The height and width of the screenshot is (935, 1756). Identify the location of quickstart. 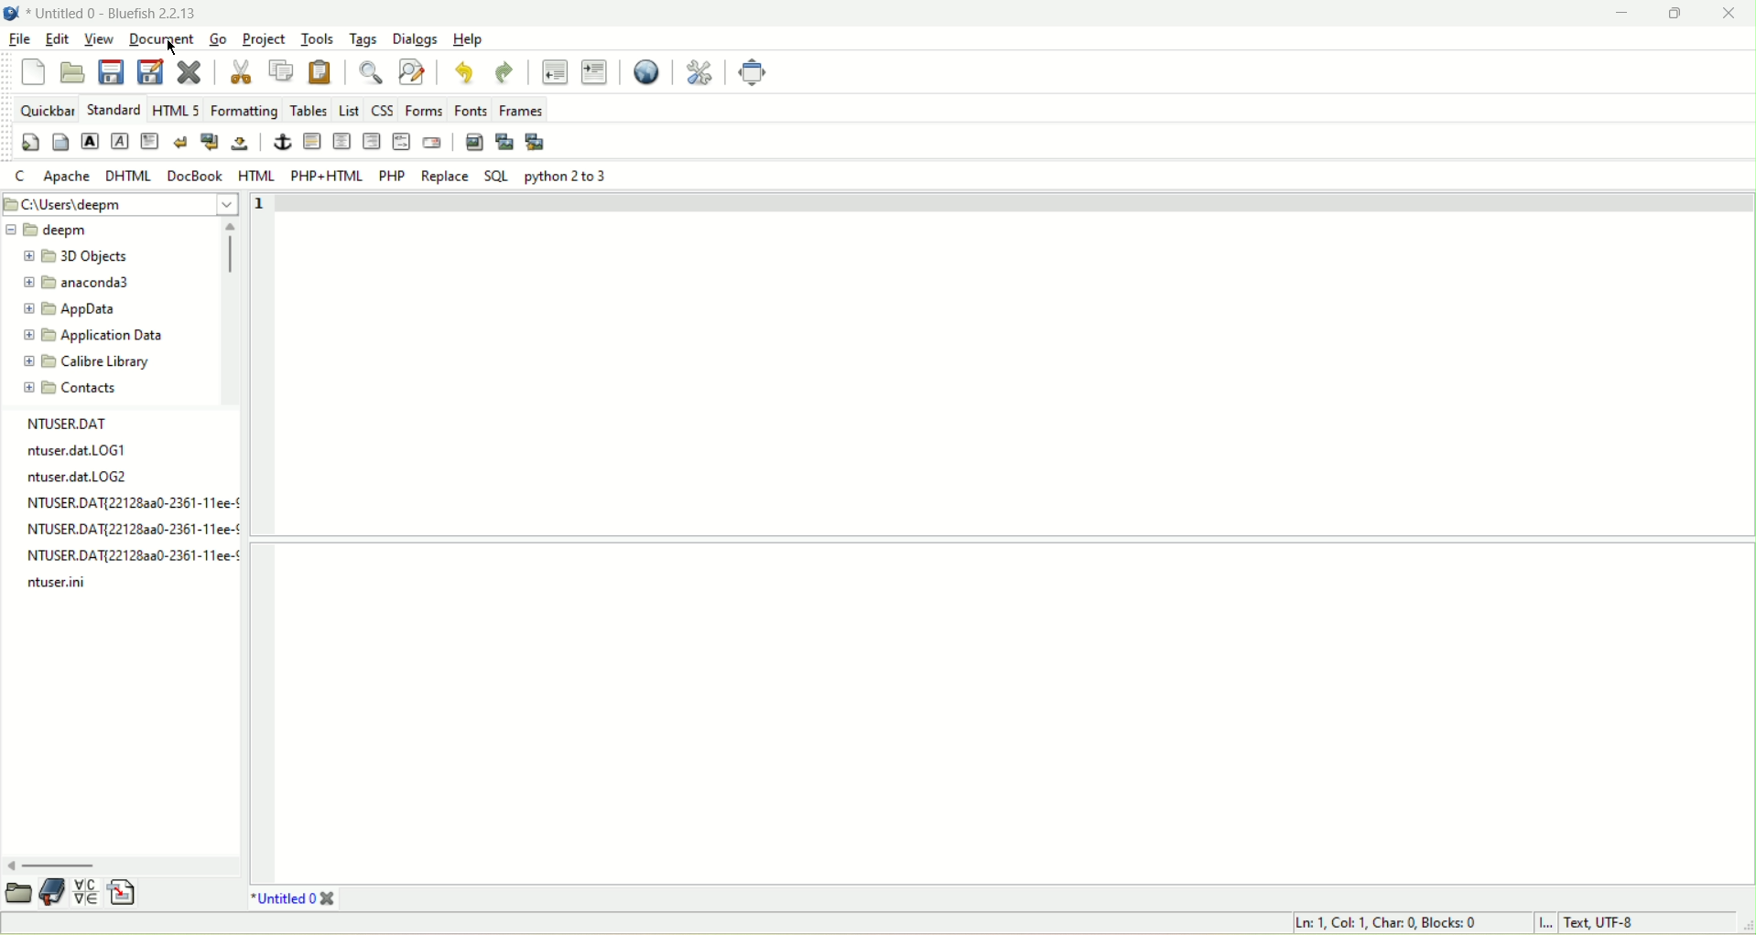
(31, 142).